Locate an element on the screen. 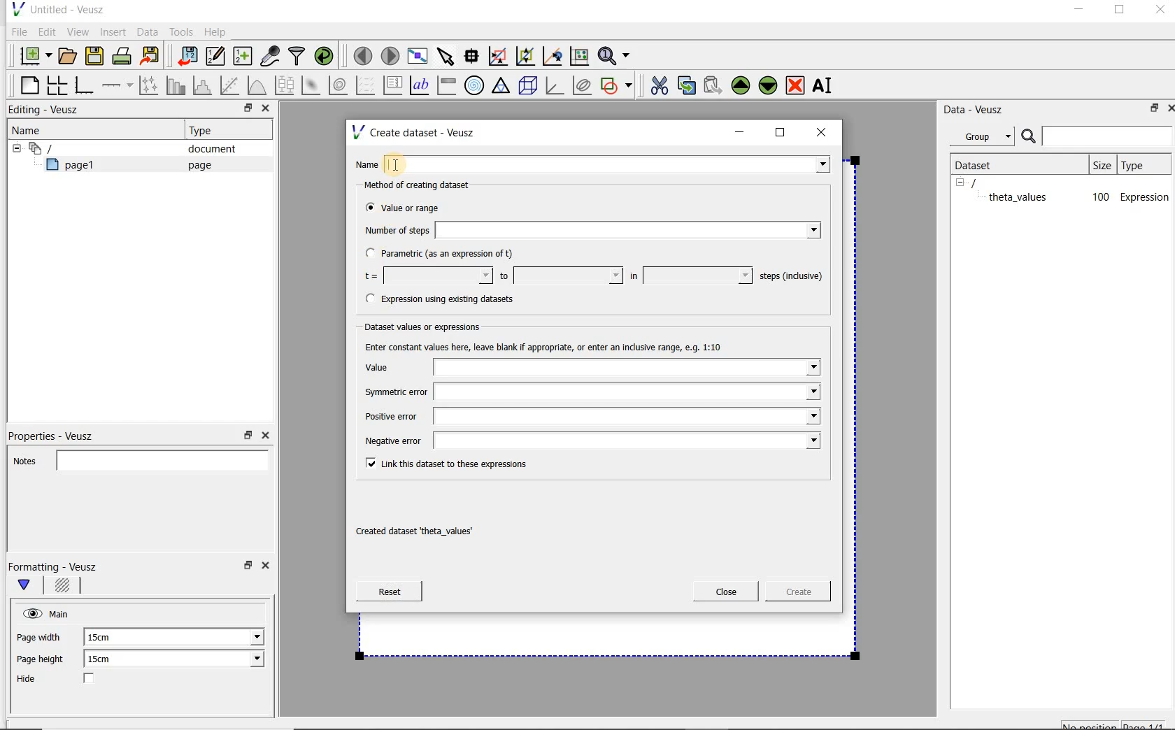  Page height is located at coordinates (45, 661).